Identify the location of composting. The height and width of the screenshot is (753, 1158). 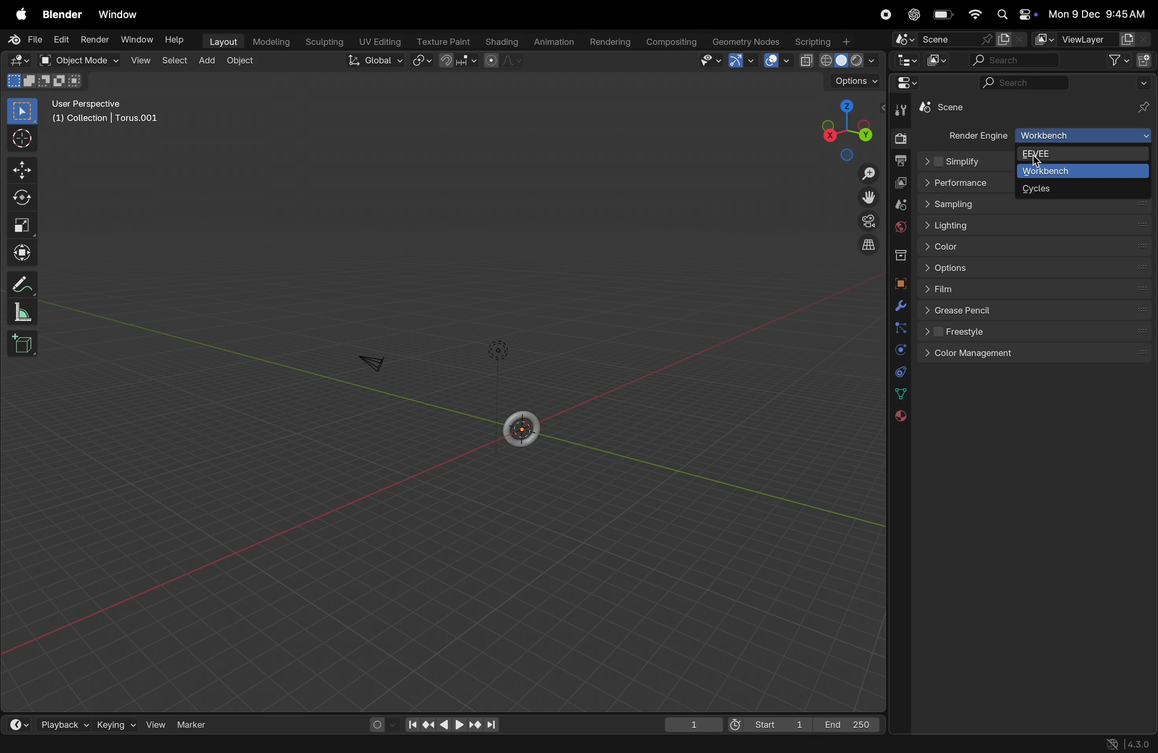
(672, 42).